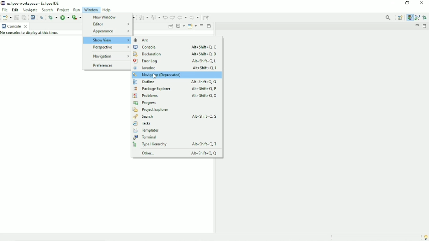  What do you see at coordinates (42, 18) in the screenshot?
I see `Skip all breakpoints` at bounding box center [42, 18].